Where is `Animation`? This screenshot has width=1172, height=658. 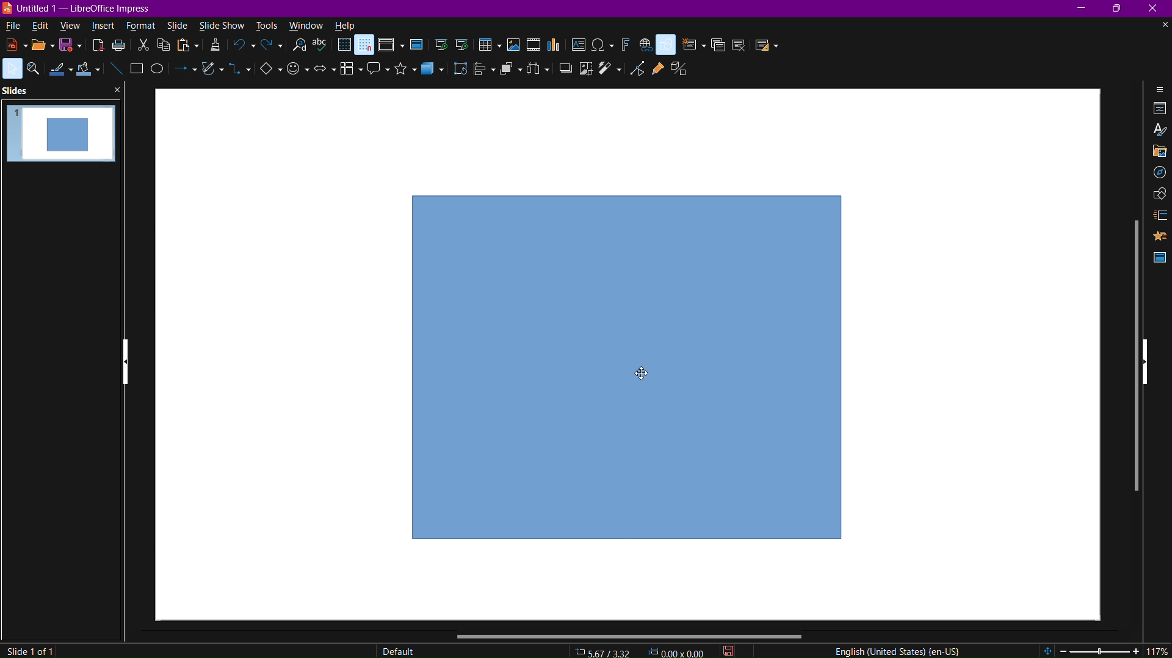
Animation is located at coordinates (1160, 236).